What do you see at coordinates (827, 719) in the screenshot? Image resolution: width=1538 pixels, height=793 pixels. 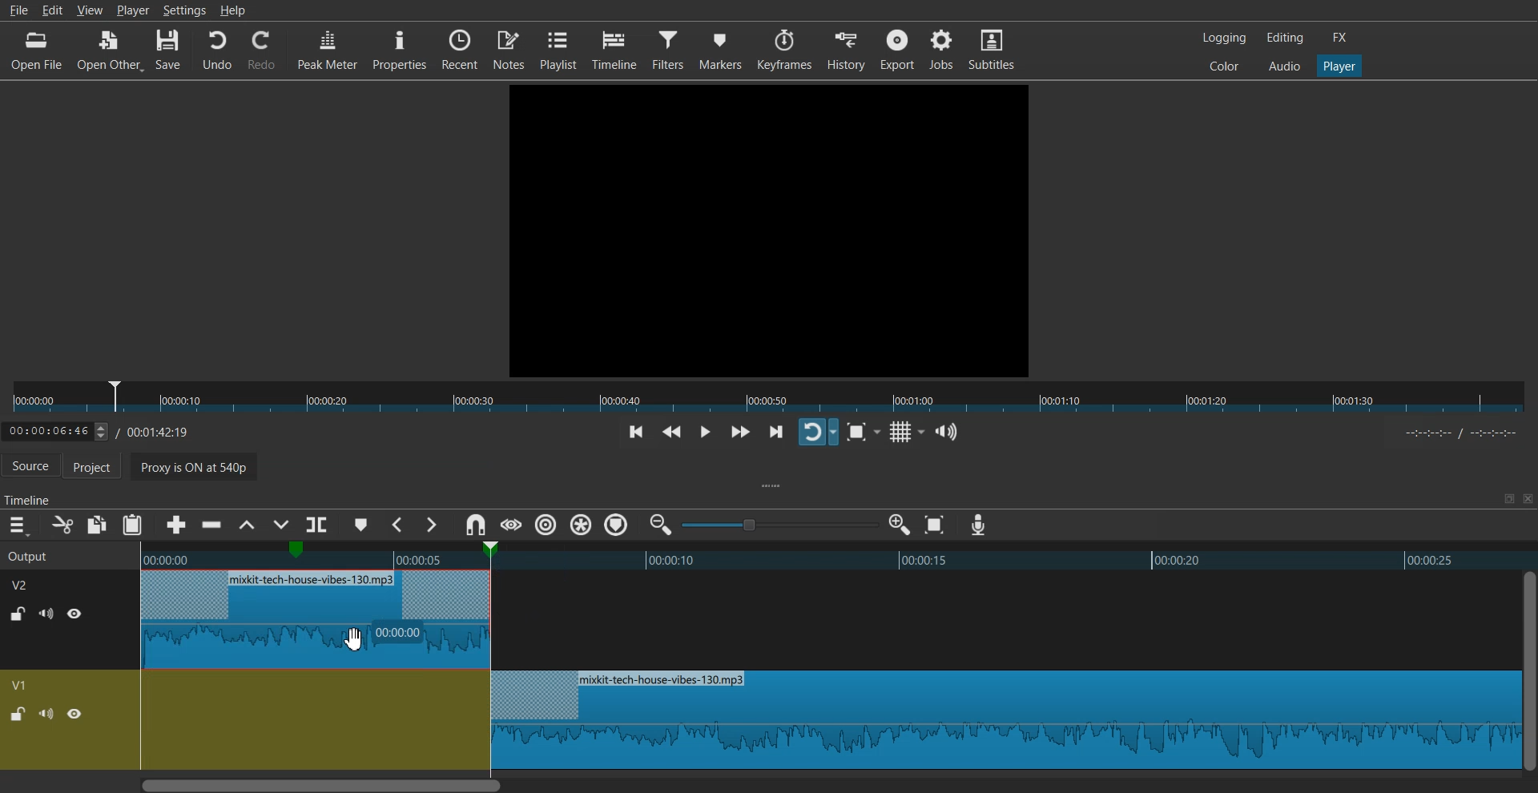 I see `Blank timeline` at bounding box center [827, 719].